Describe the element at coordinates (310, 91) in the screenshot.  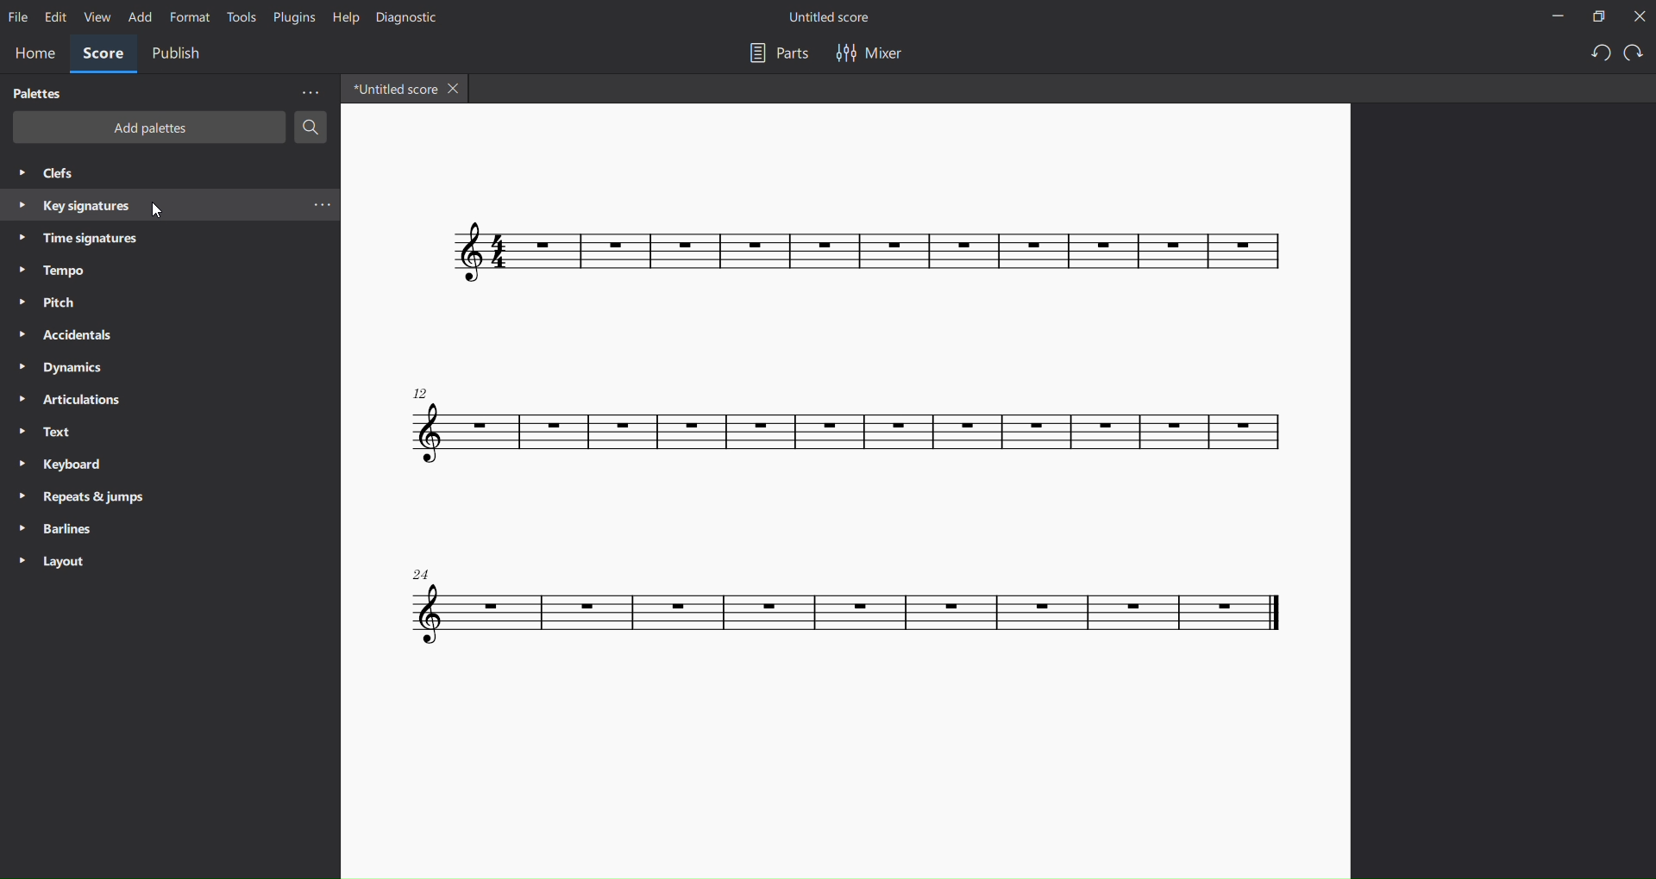
I see `more` at that location.